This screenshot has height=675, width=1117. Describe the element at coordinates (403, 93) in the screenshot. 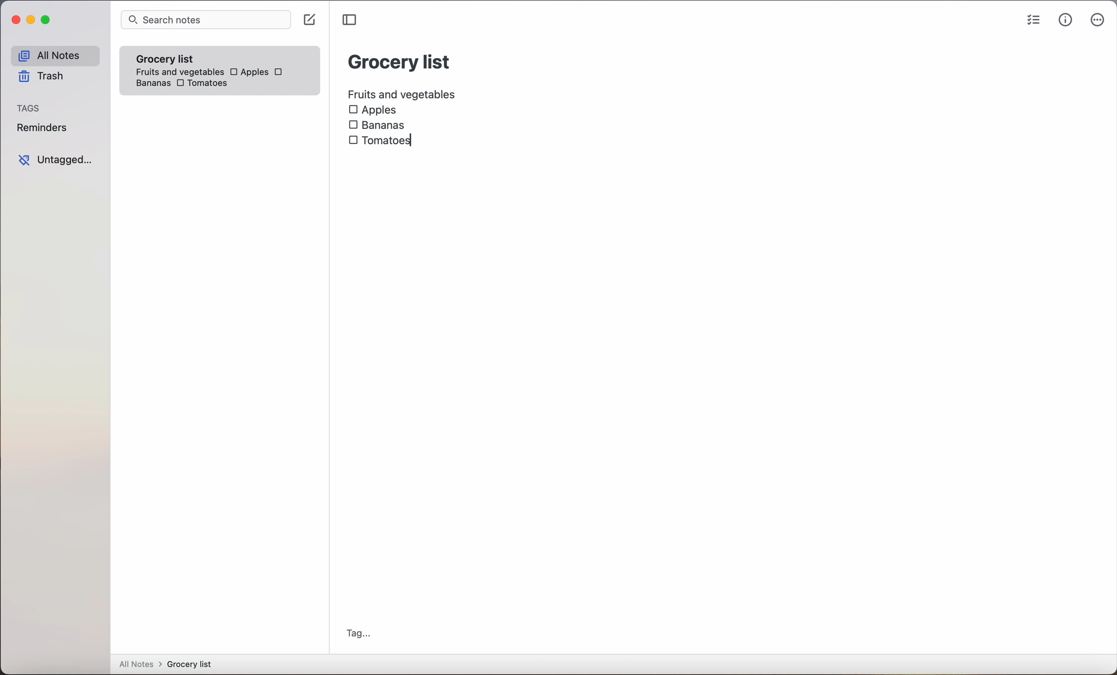

I see `fruits and vegetables` at that location.